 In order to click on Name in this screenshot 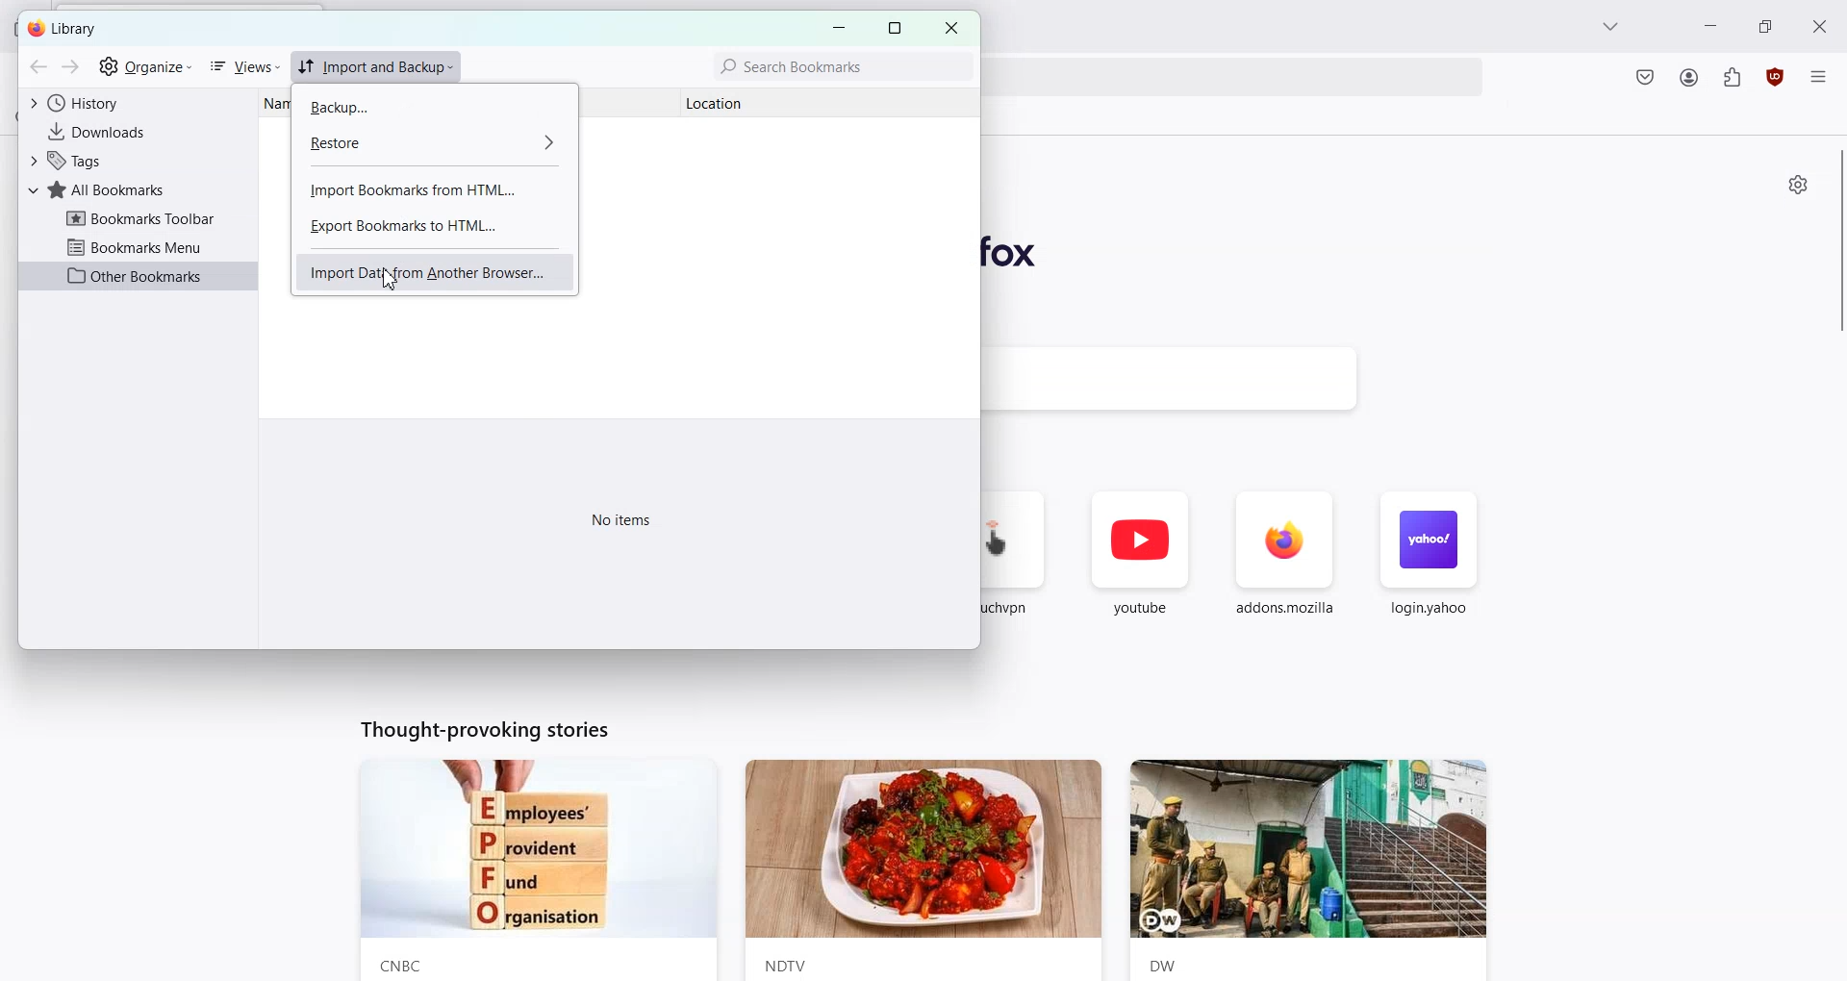, I will do `click(274, 104)`.